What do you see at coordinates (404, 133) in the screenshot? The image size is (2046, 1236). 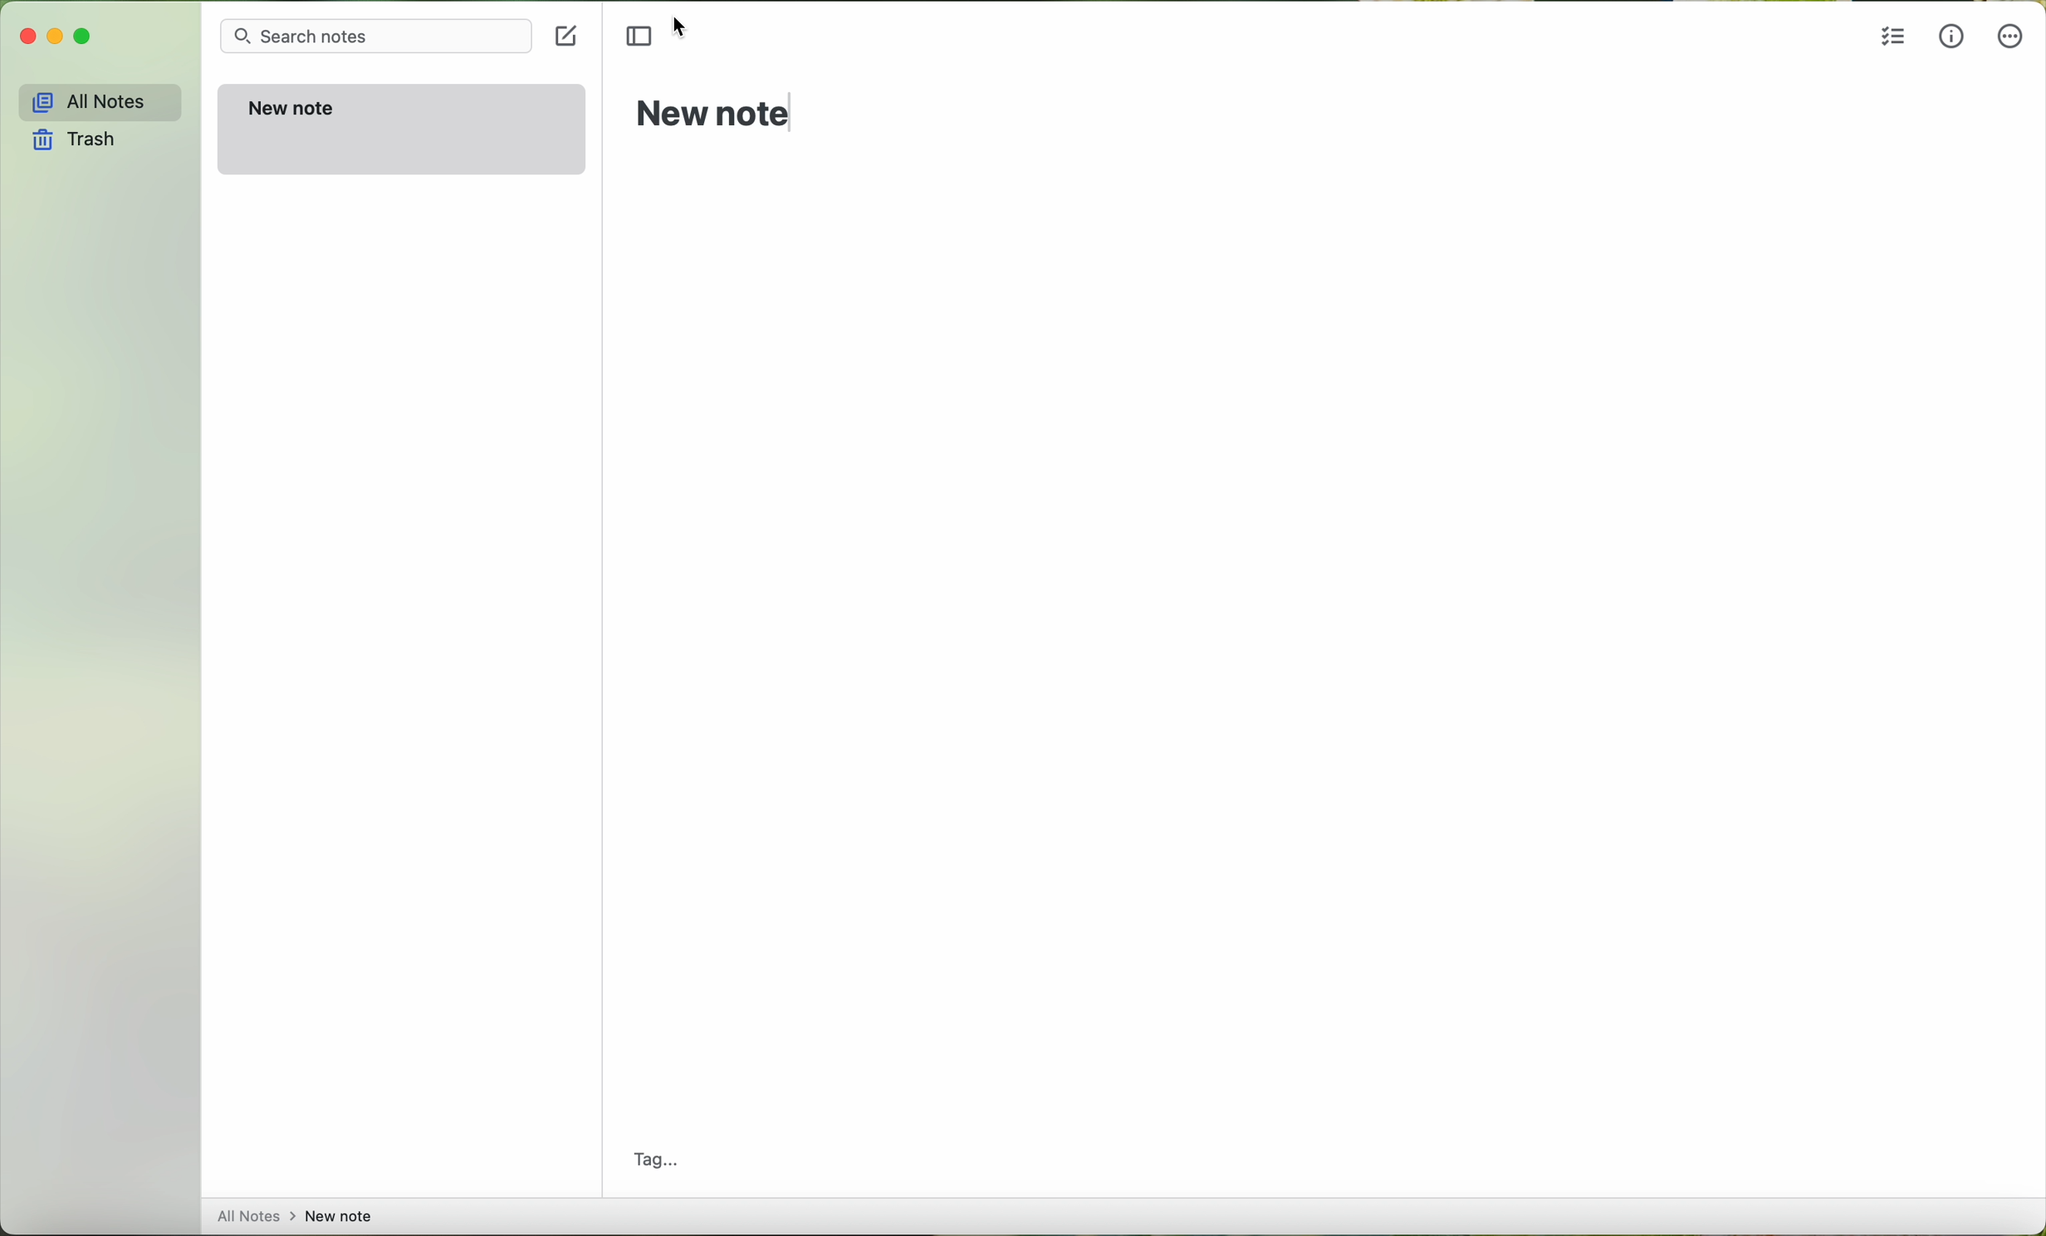 I see `new note` at bounding box center [404, 133].